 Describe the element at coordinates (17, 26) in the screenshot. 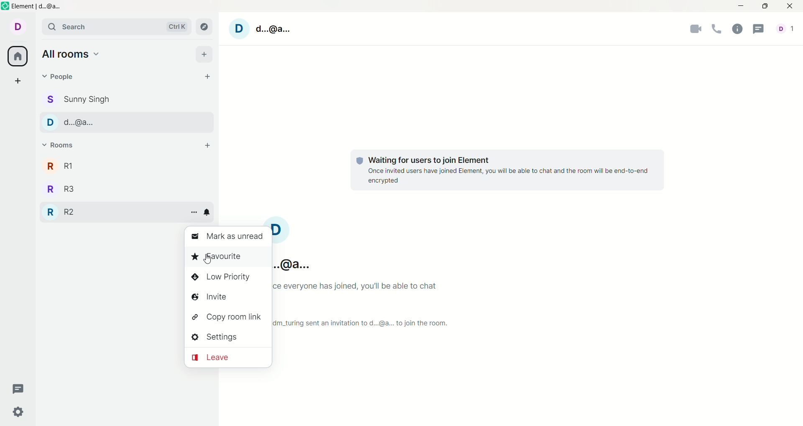

I see `account` at that location.